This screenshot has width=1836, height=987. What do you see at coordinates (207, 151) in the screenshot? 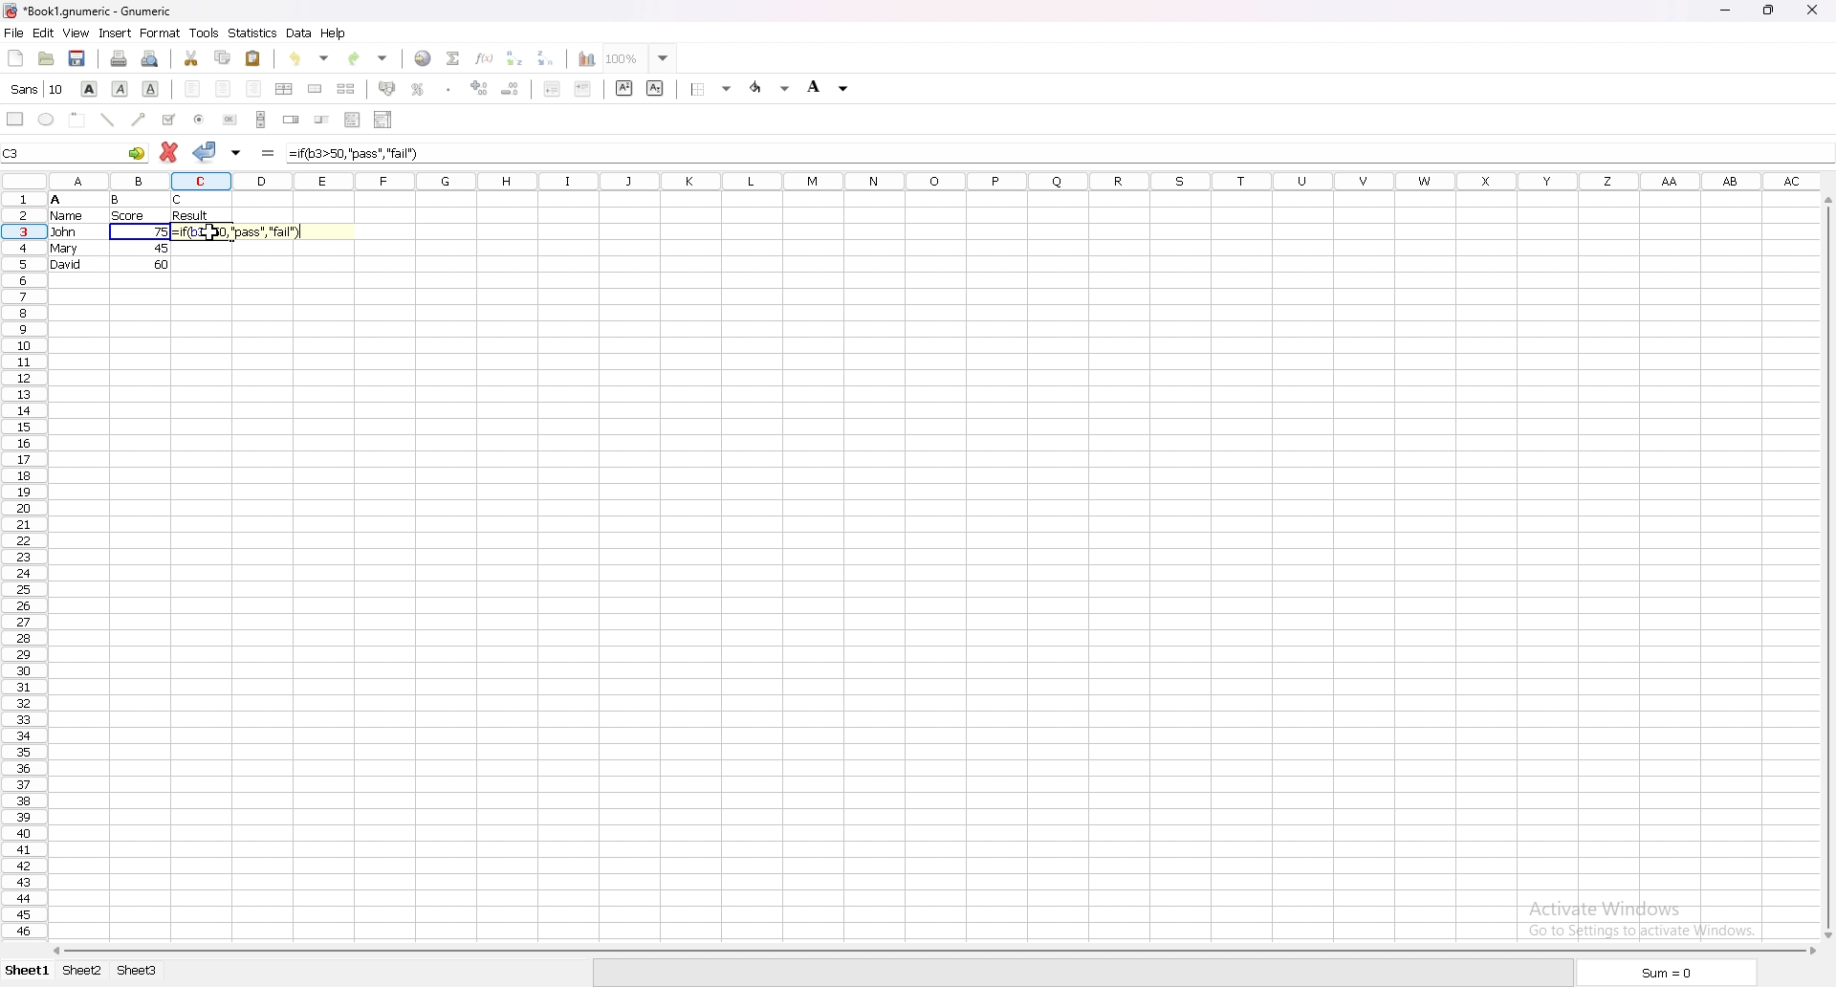
I see `accept change` at bounding box center [207, 151].